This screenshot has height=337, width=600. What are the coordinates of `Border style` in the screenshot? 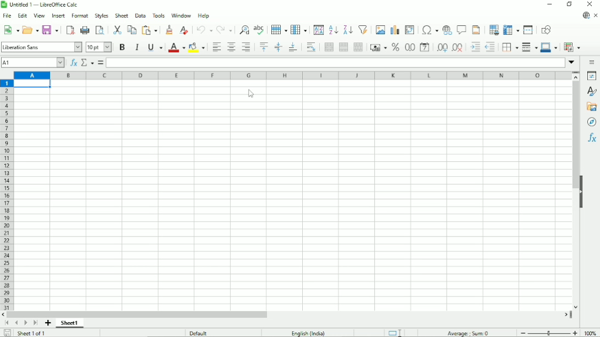 It's located at (530, 48).